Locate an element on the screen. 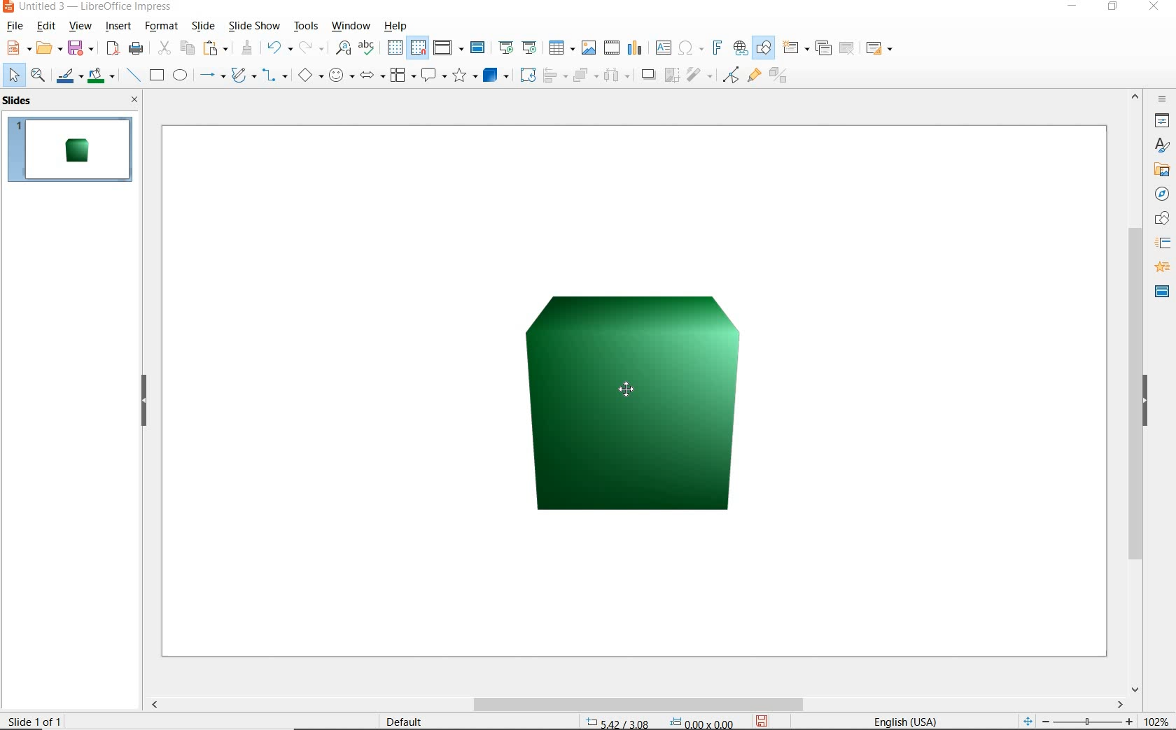 This screenshot has width=1176, height=730. delete slide is located at coordinates (848, 48).